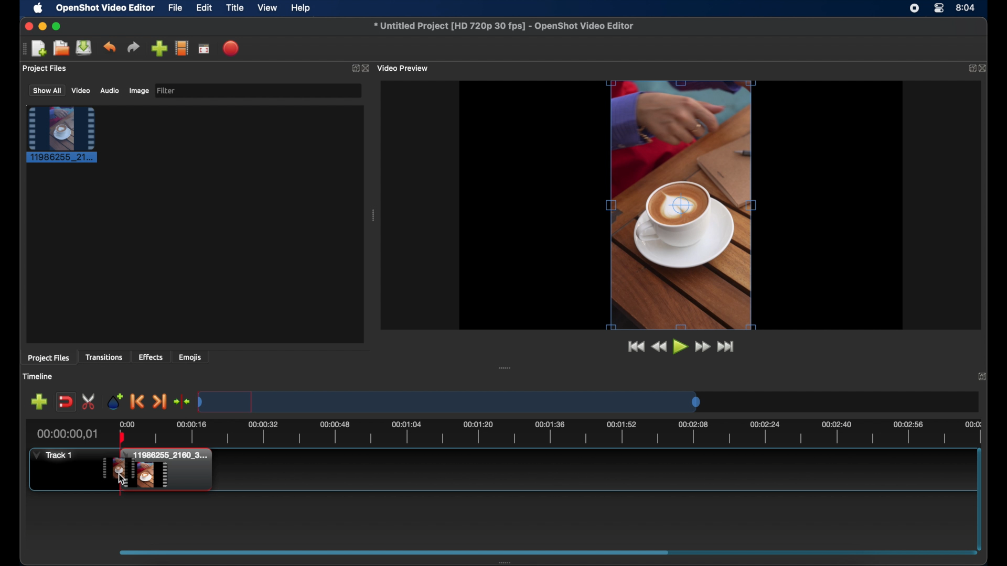  Describe the element at coordinates (506, 367) in the screenshot. I see `drag handle` at that location.